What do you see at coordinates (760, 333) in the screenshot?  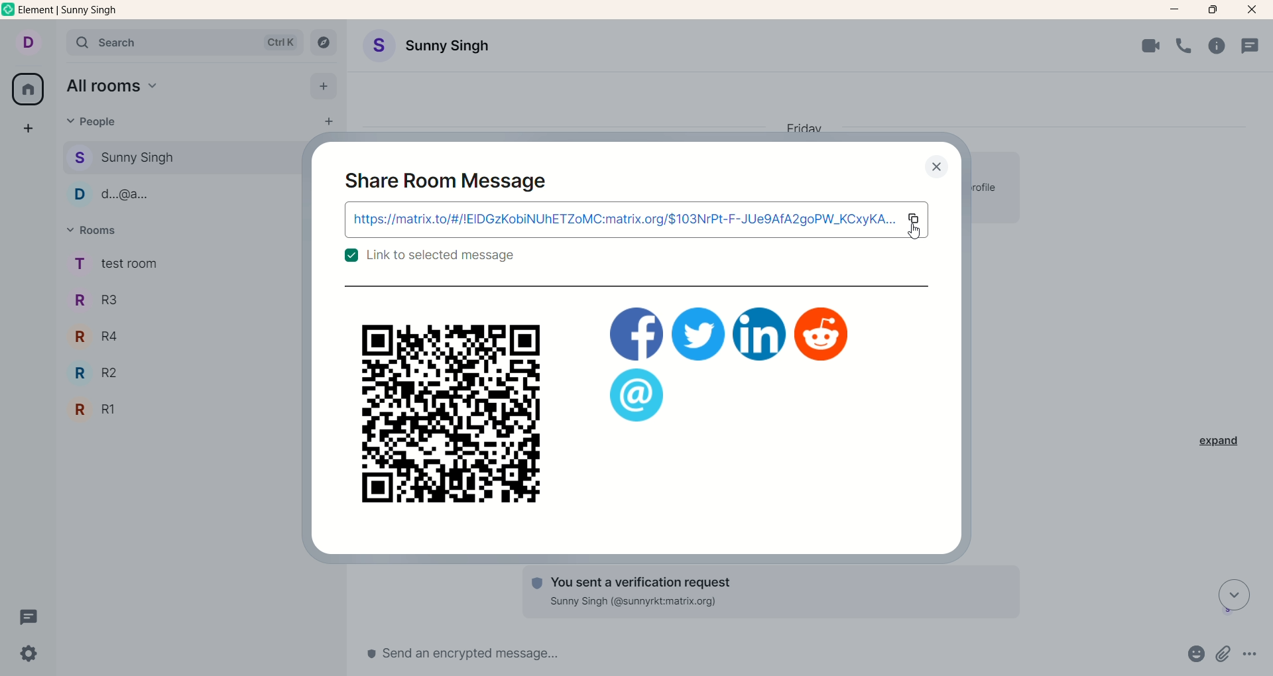 I see `` at bounding box center [760, 333].